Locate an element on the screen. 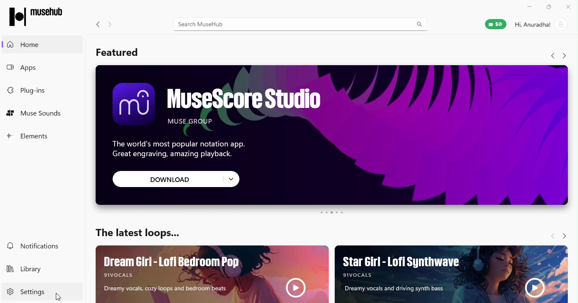  Navigate back is located at coordinates (551, 234).